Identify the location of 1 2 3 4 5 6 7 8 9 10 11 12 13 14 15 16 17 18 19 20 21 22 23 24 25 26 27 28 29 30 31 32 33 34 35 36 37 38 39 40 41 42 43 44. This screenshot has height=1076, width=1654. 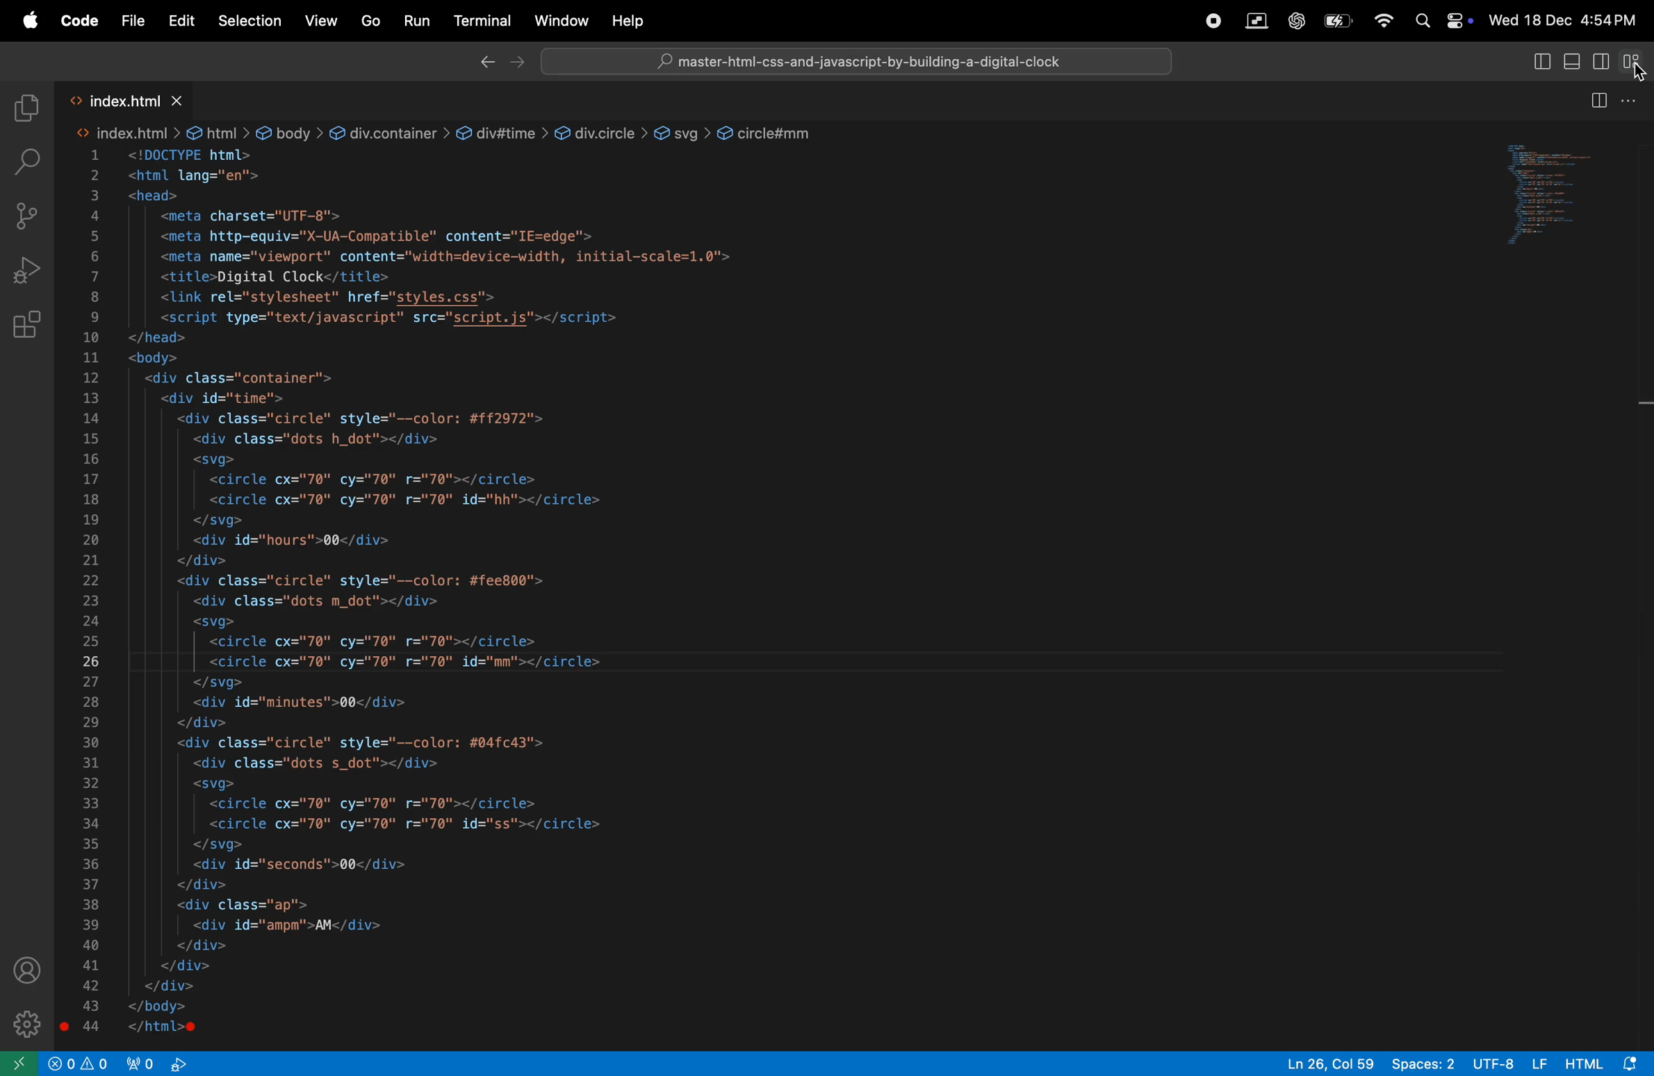
(88, 596).